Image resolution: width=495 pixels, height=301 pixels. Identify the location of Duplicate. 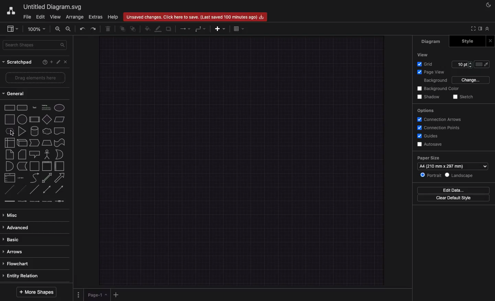
(169, 29).